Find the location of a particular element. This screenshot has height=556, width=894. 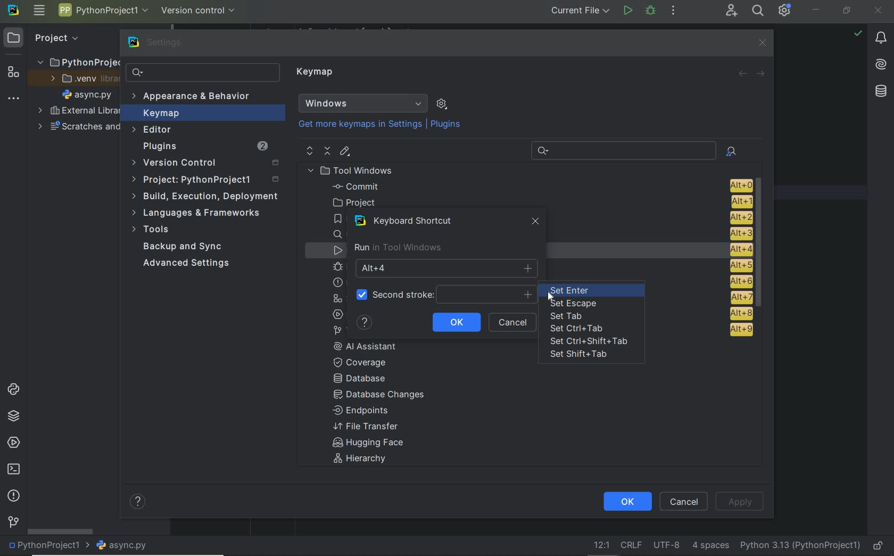

version control is located at coordinates (199, 10).